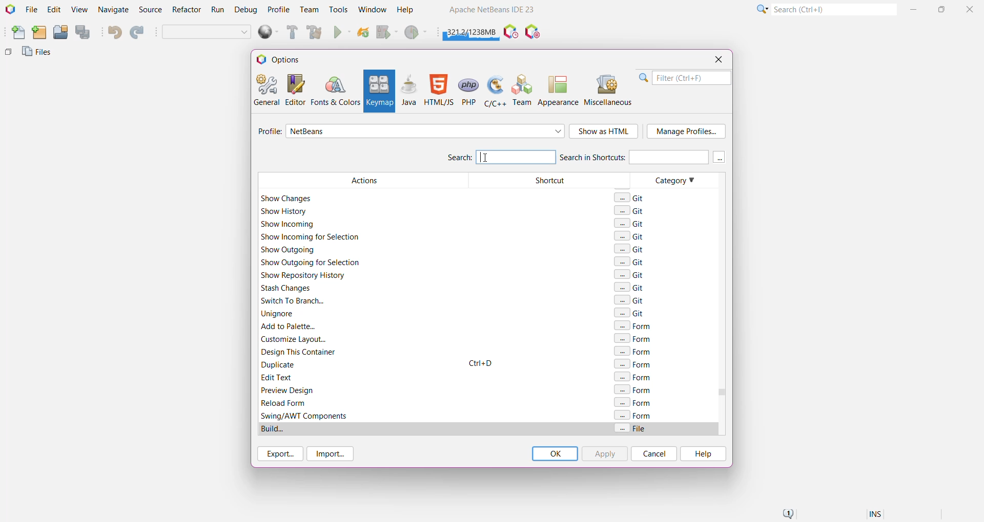  I want to click on Clean and Build Main Project, so click(316, 33).